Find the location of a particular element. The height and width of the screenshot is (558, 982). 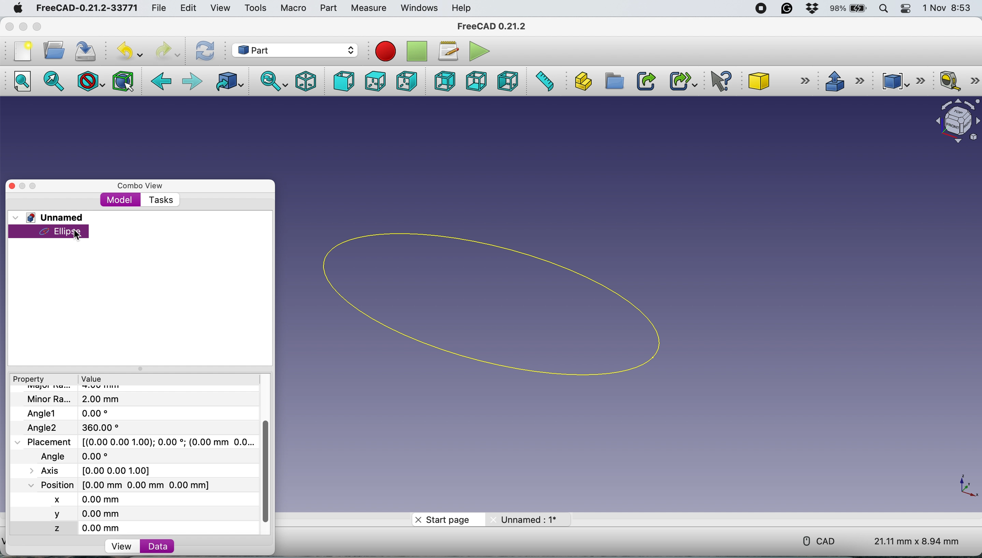

Angle1 is located at coordinates (69, 413).